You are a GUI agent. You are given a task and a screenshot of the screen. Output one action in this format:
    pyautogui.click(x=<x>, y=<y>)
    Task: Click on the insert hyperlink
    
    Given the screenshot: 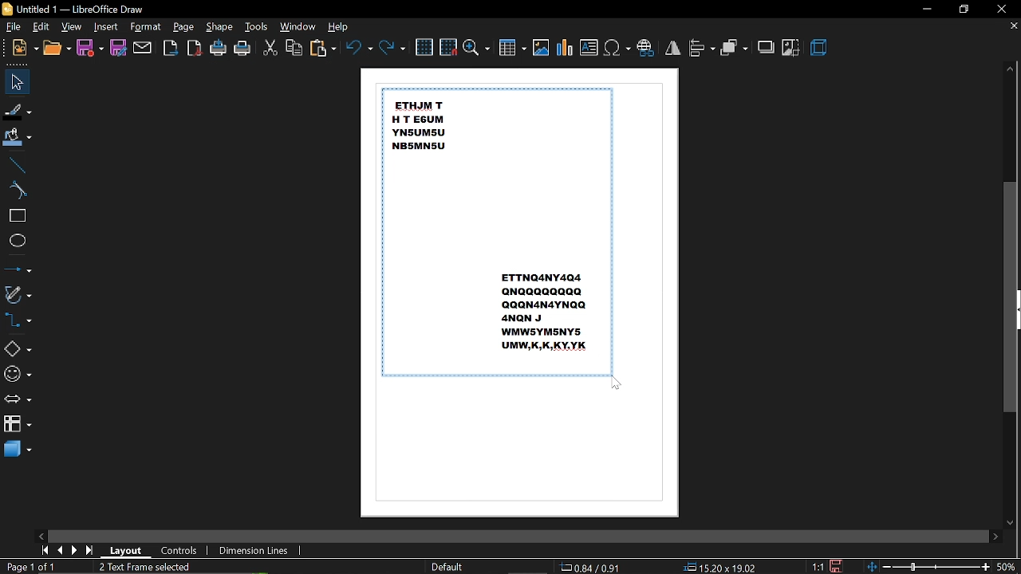 What is the action you would take?
    pyautogui.click(x=646, y=46)
    